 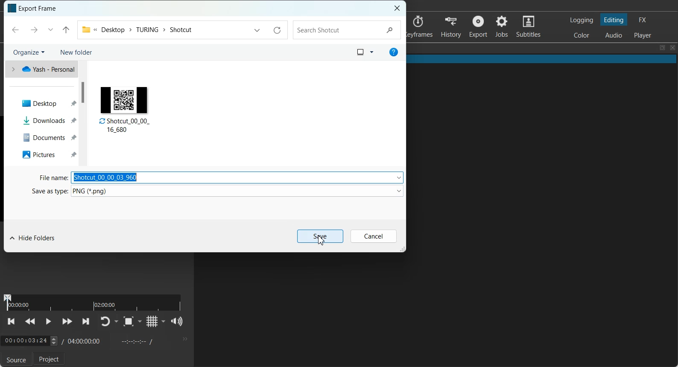 What do you see at coordinates (374, 236) in the screenshot?
I see `Cancel` at bounding box center [374, 236].